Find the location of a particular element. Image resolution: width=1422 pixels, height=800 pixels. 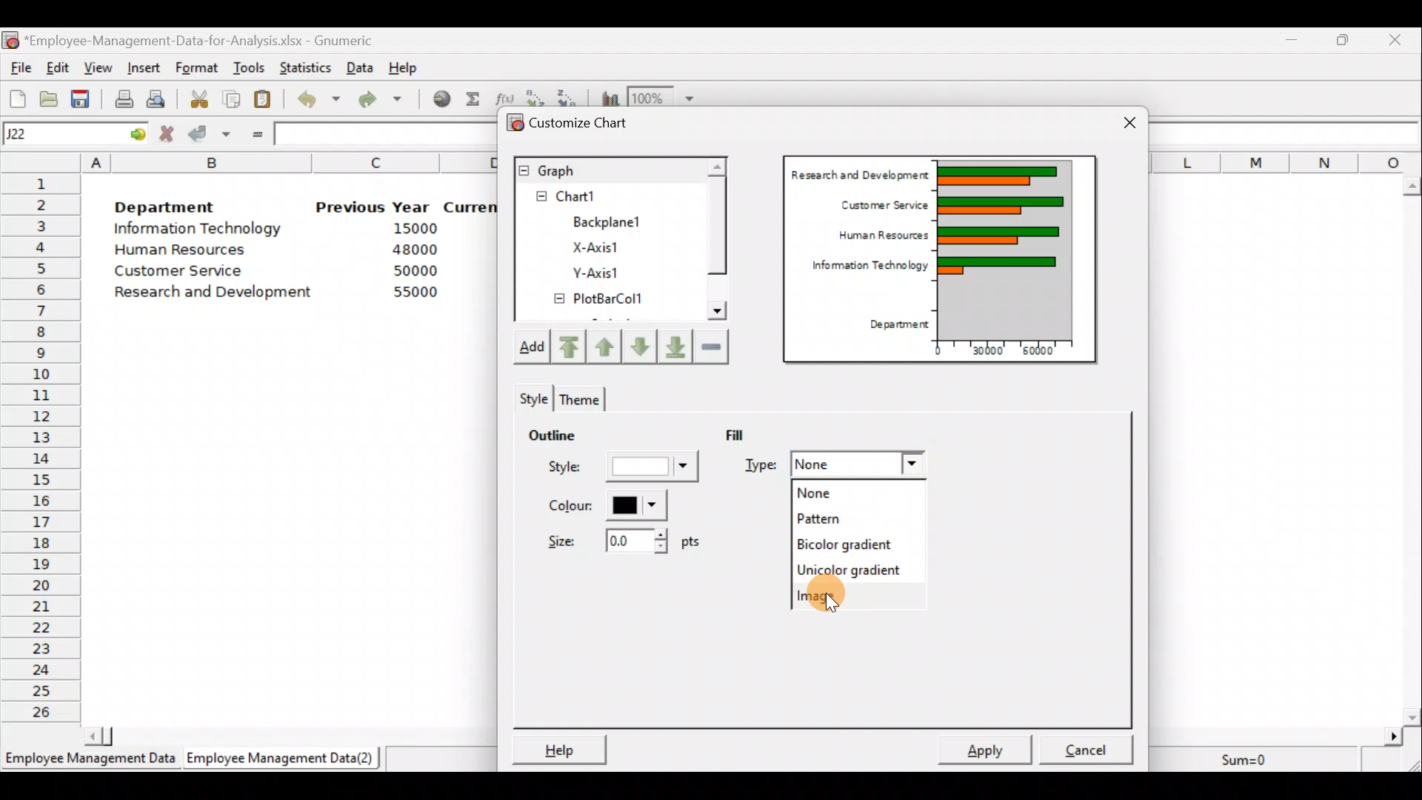

Human Resources is located at coordinates (191, 251).